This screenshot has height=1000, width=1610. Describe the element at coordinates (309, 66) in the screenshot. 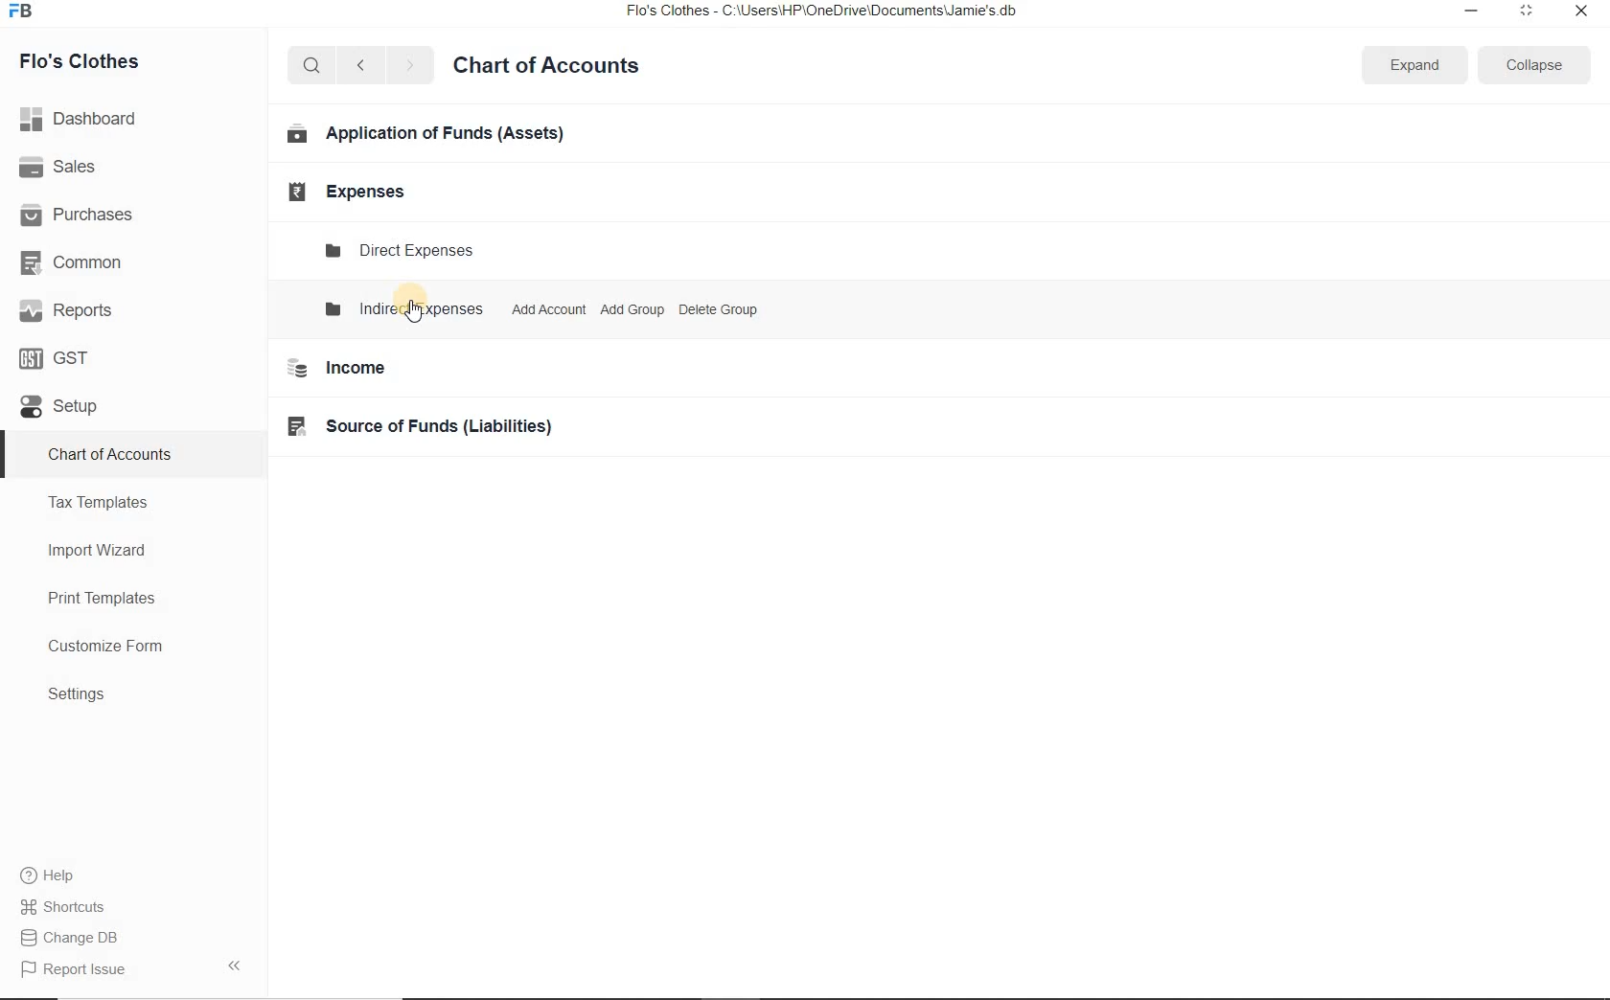

I see `search` at that location.